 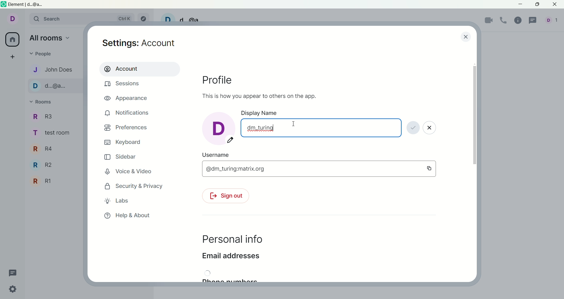 What do you see at coordinates (553, 22) in the screenshot?
I see `people` at bounding box center [553, 22].